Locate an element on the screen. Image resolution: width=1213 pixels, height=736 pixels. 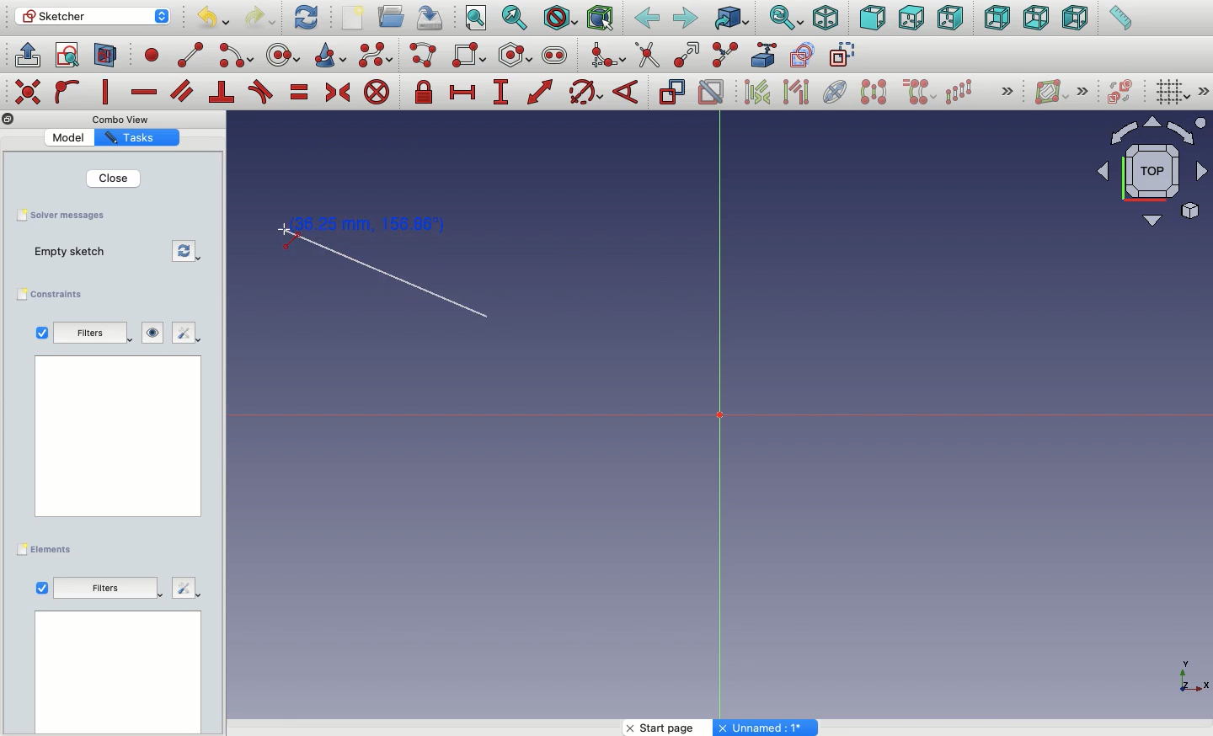
External geometry is located at coordinates (761, 54).